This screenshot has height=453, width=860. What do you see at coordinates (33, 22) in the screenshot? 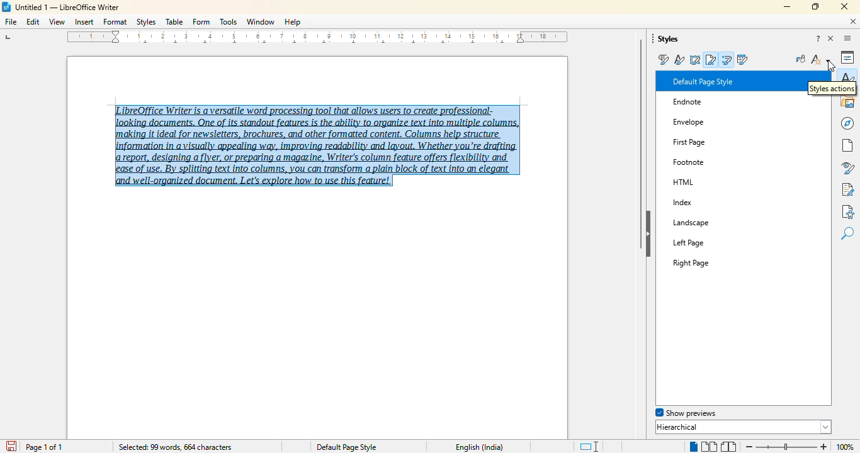
I see `edit` at bounding box center [33, 22].